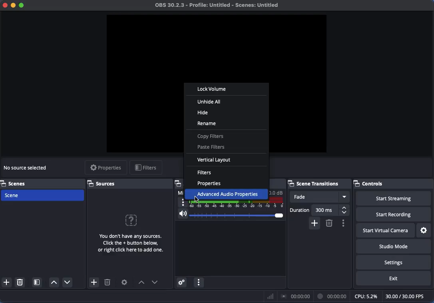  Describe the element at coordinates (7, 282) in the screenshot. I see `Add scenes` at that location.